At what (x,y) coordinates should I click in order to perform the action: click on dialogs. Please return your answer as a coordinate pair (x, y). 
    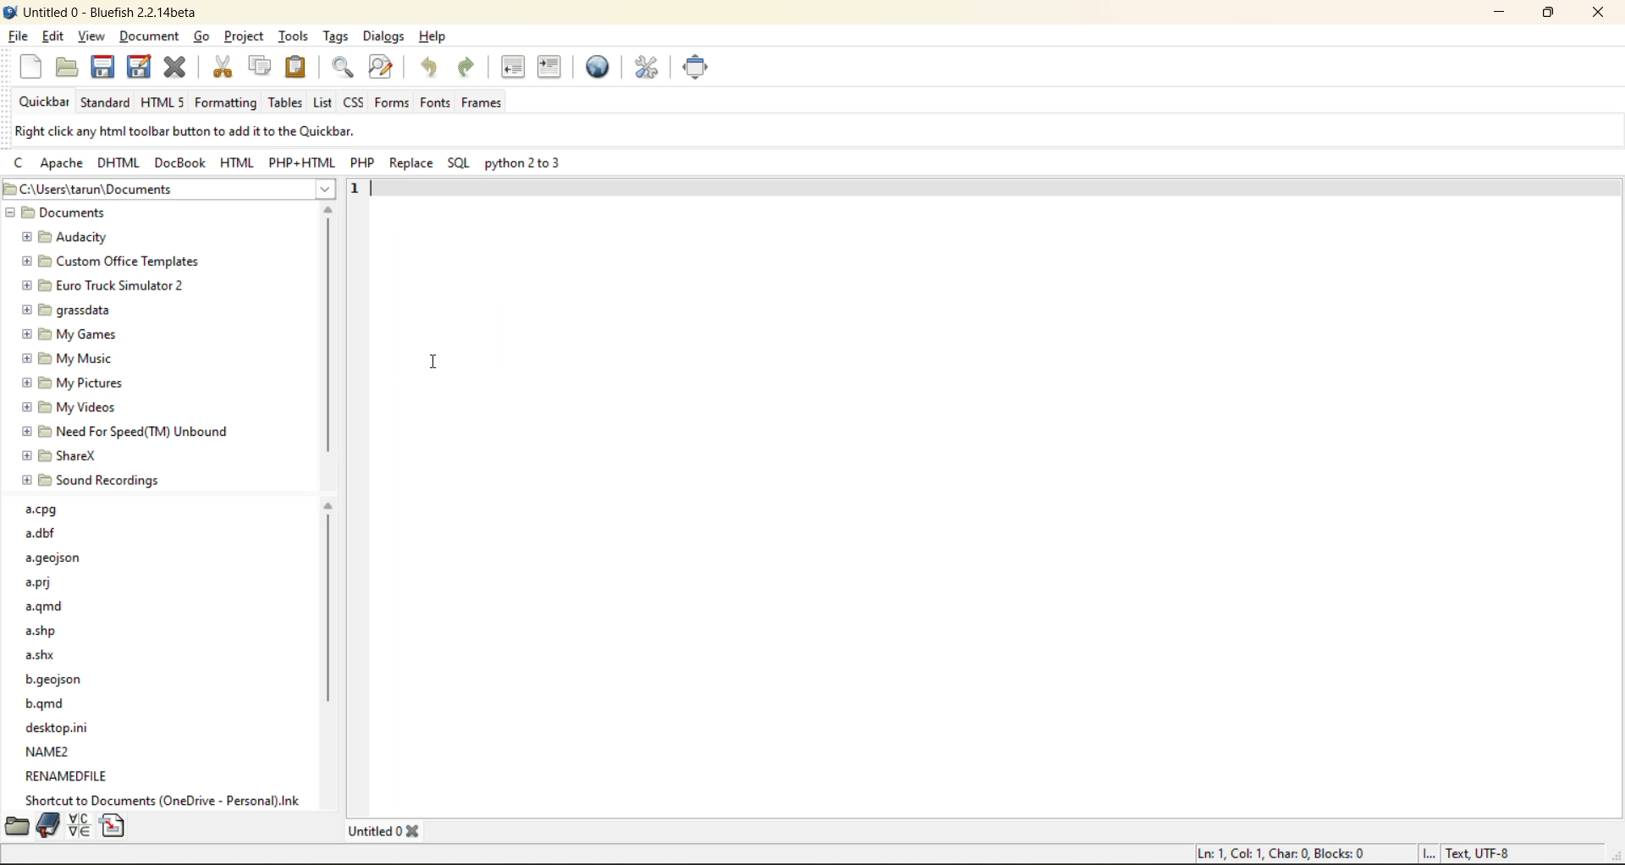
    Looking at the image, I should click on (389, 37).